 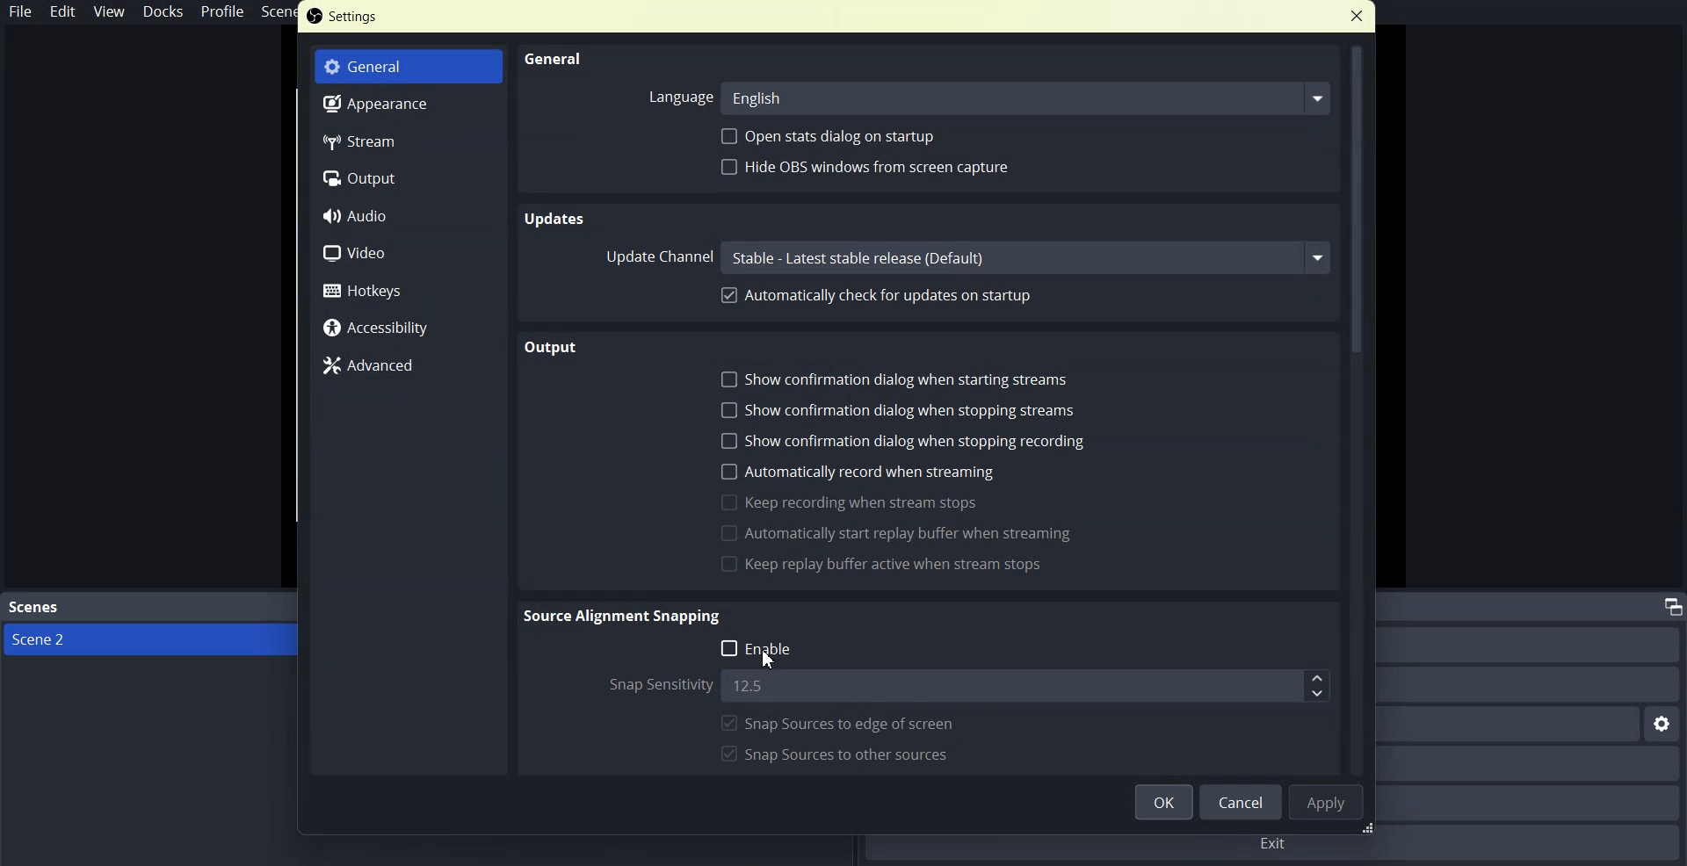 What do you see at coordinates (1241, 802) in the screenshot?
I see `cancel` at bounding box center [1241, 802].